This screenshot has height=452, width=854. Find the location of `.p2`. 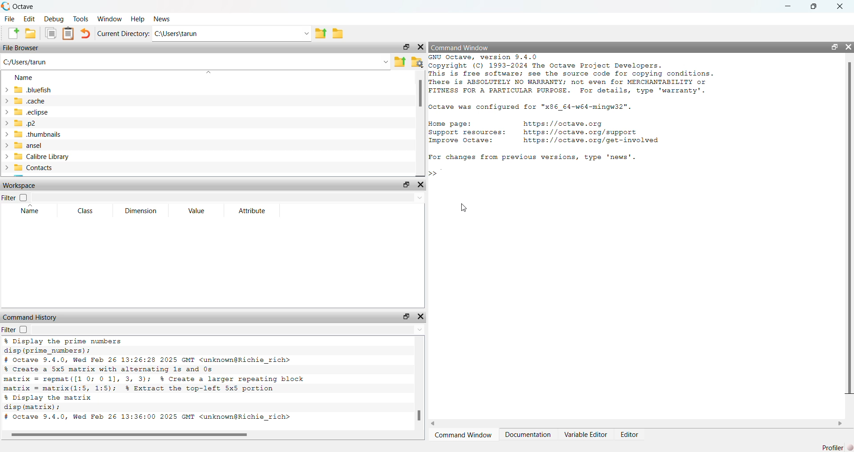

.p2 is located at coordinates (40, 123).